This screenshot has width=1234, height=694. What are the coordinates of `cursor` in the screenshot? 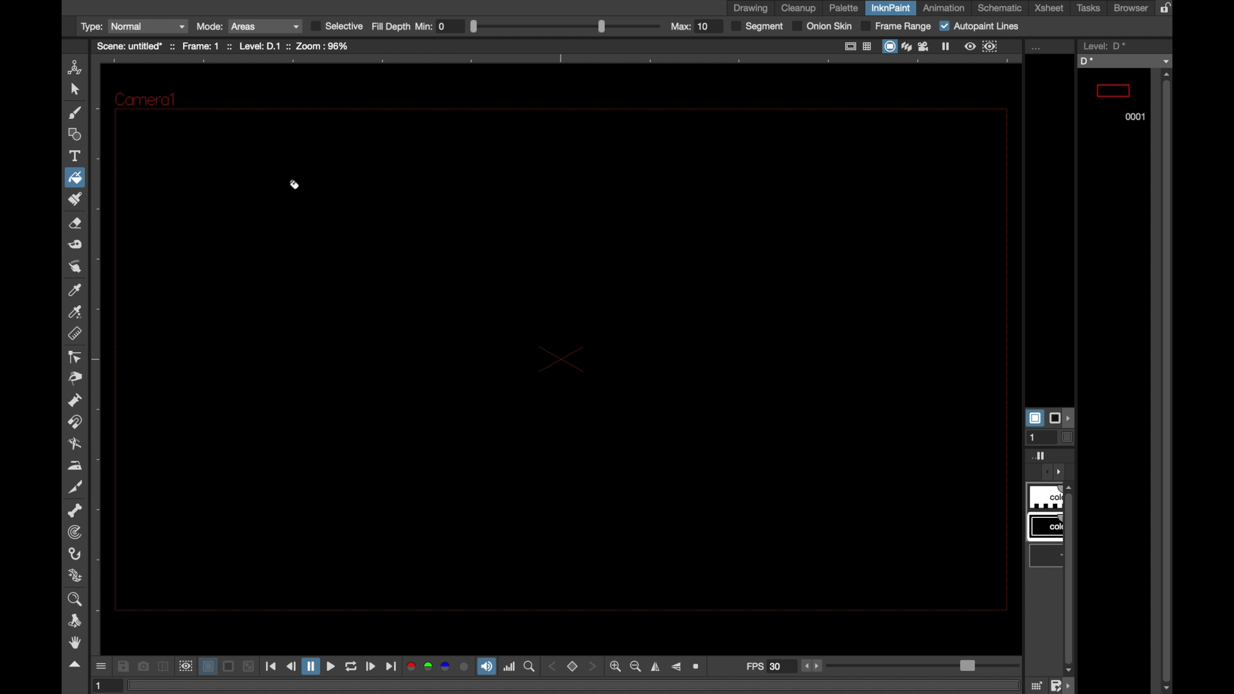 It's located at (78, 188).